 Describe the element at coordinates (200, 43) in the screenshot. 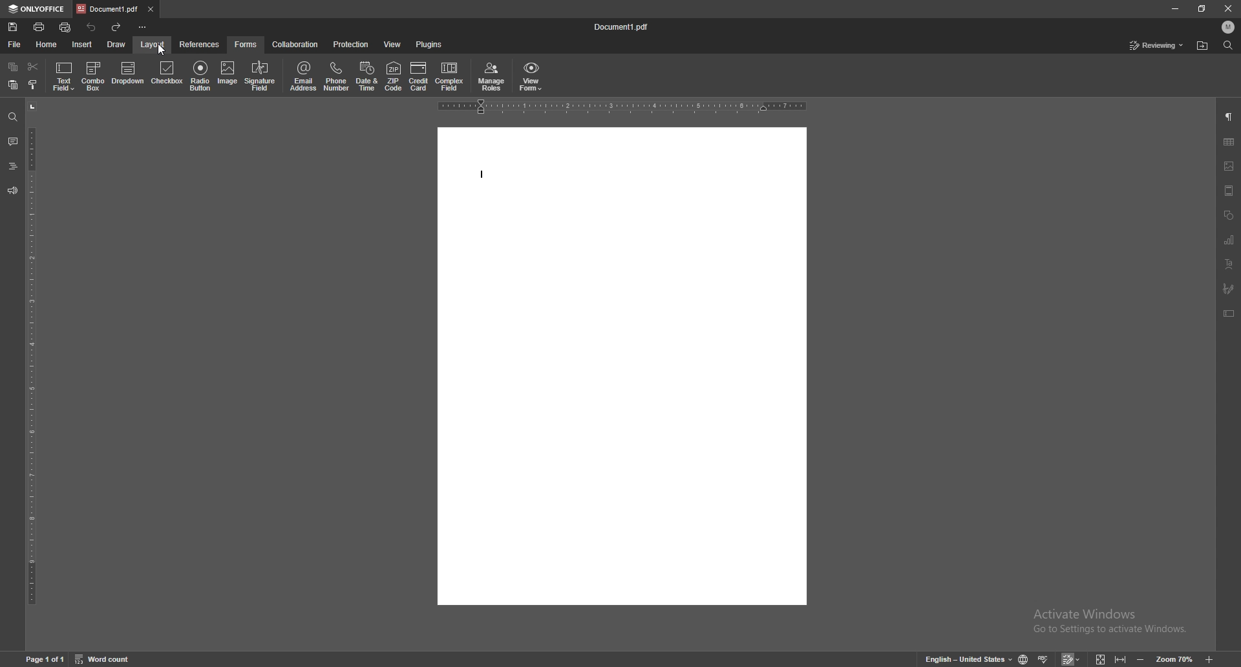

I see `references` at that location.